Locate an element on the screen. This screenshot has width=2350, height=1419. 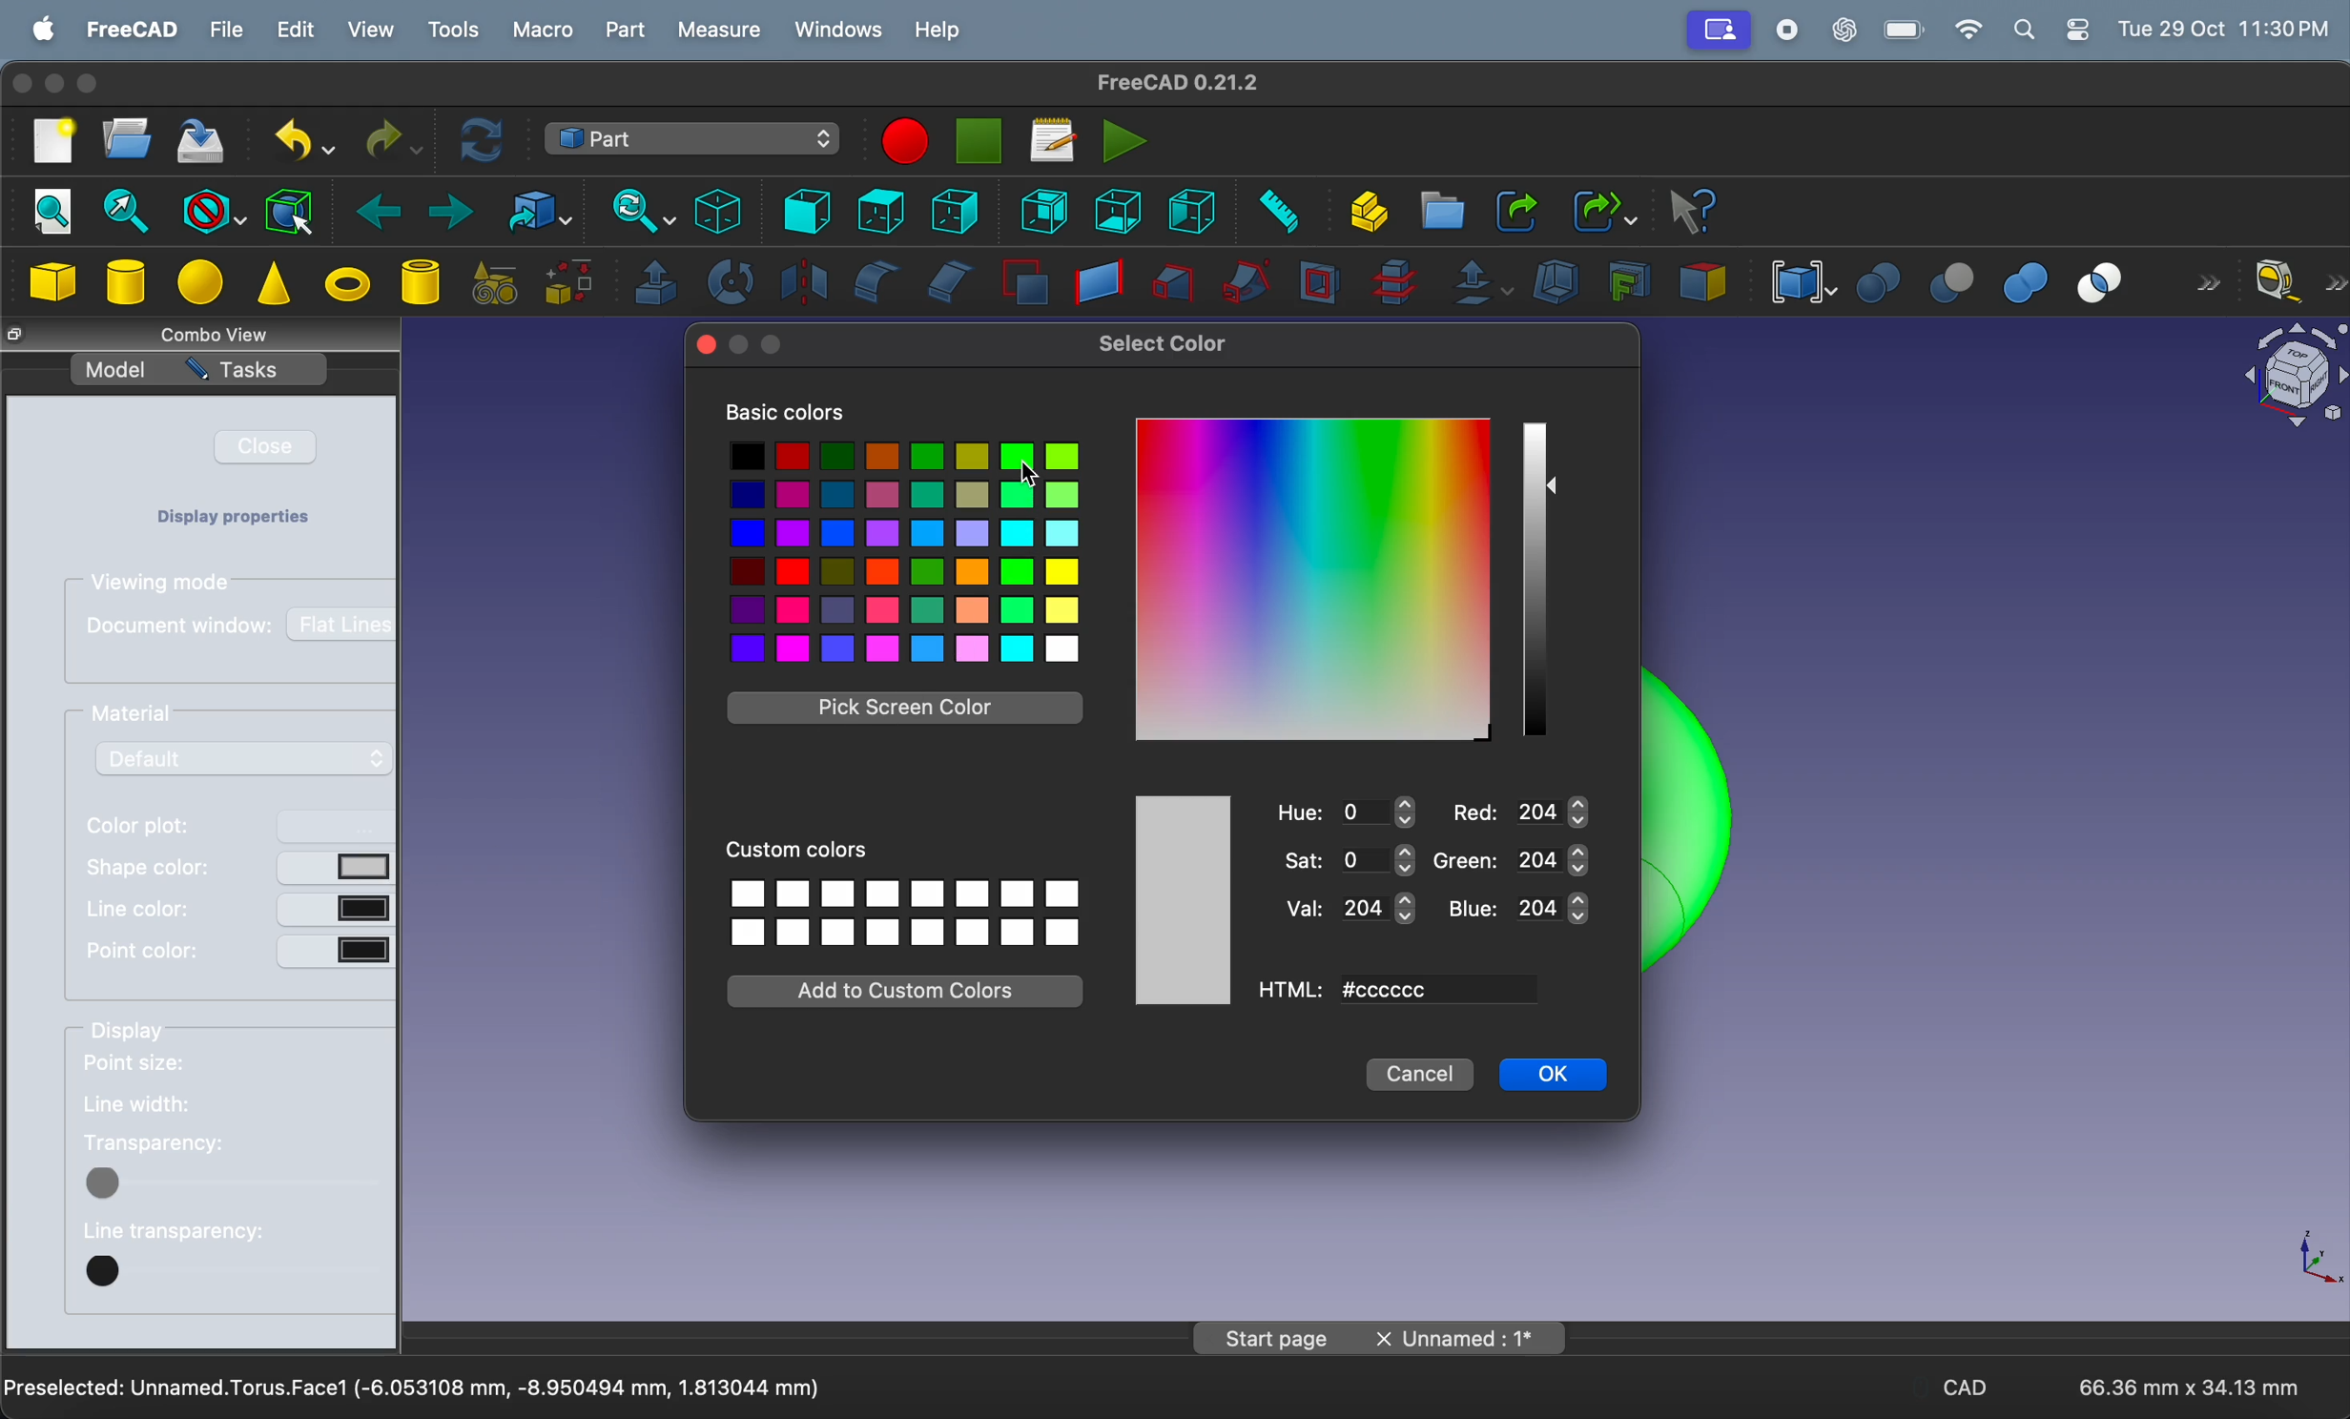
shade is located at coordinates (1530, 580).